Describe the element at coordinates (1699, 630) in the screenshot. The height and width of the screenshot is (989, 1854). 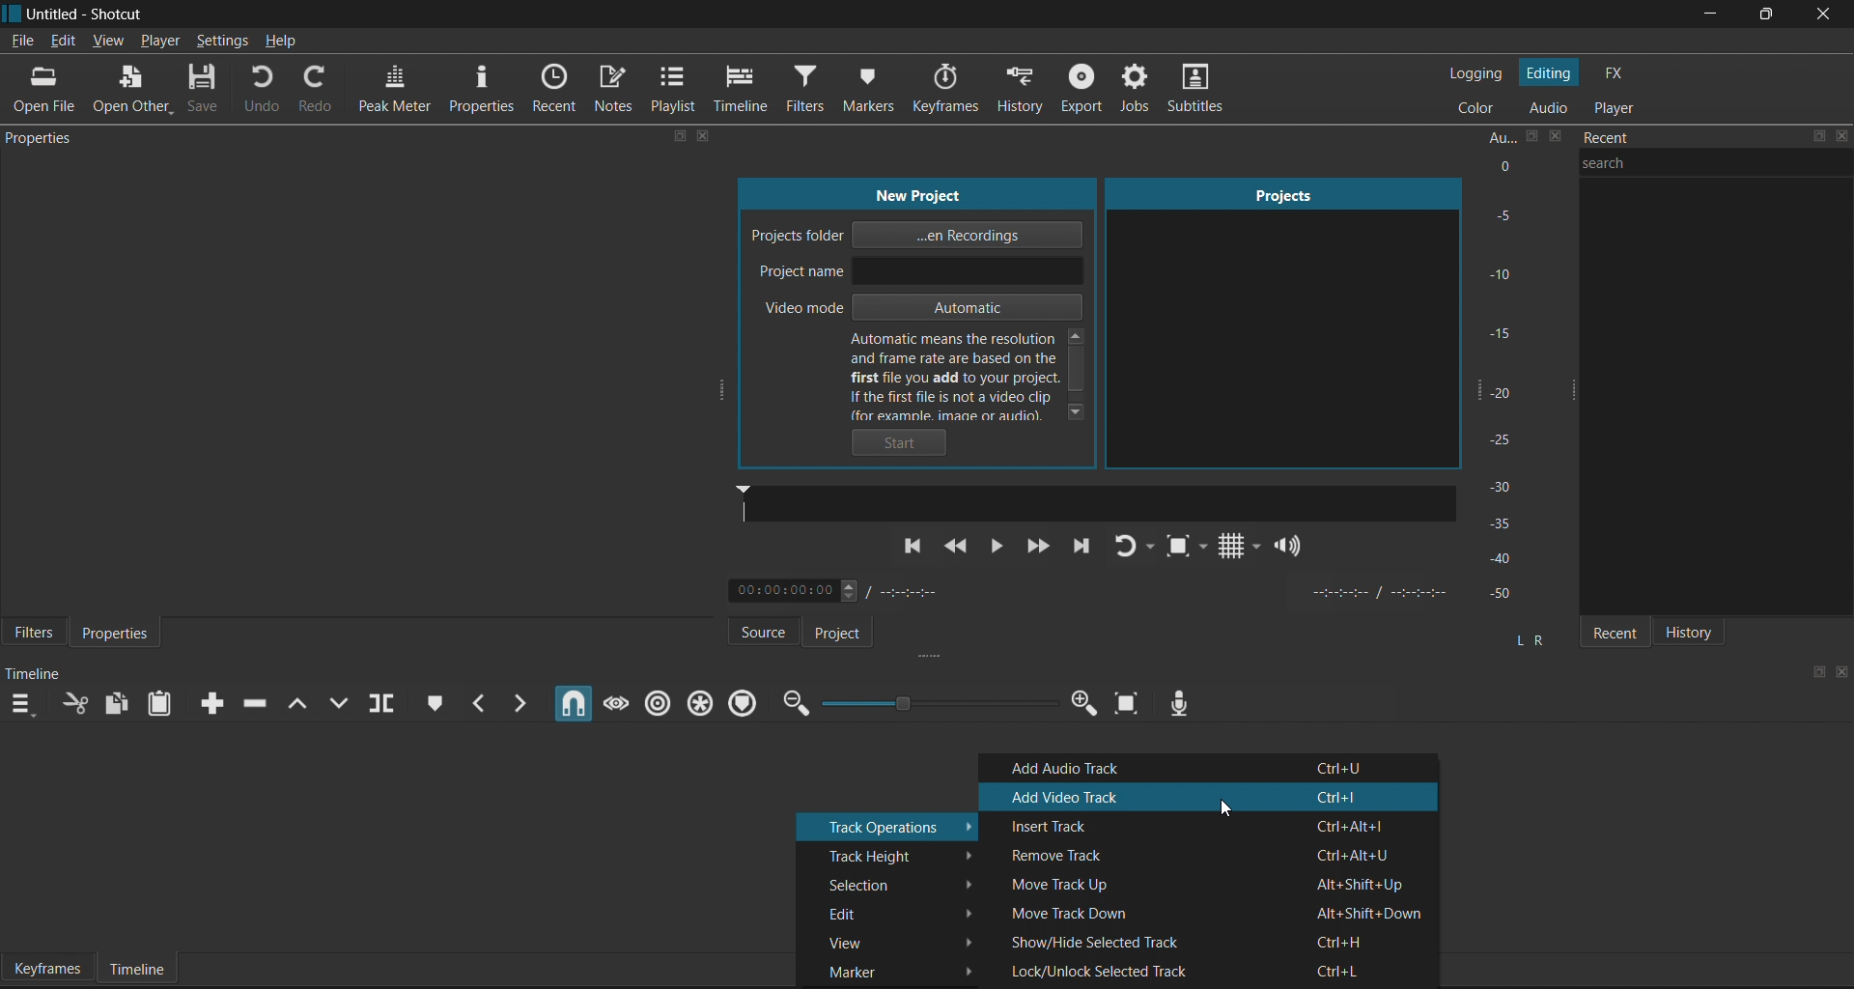
I see `History` at that location.